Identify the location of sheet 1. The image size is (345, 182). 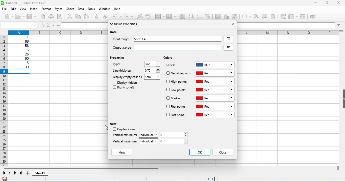
(44, 174).